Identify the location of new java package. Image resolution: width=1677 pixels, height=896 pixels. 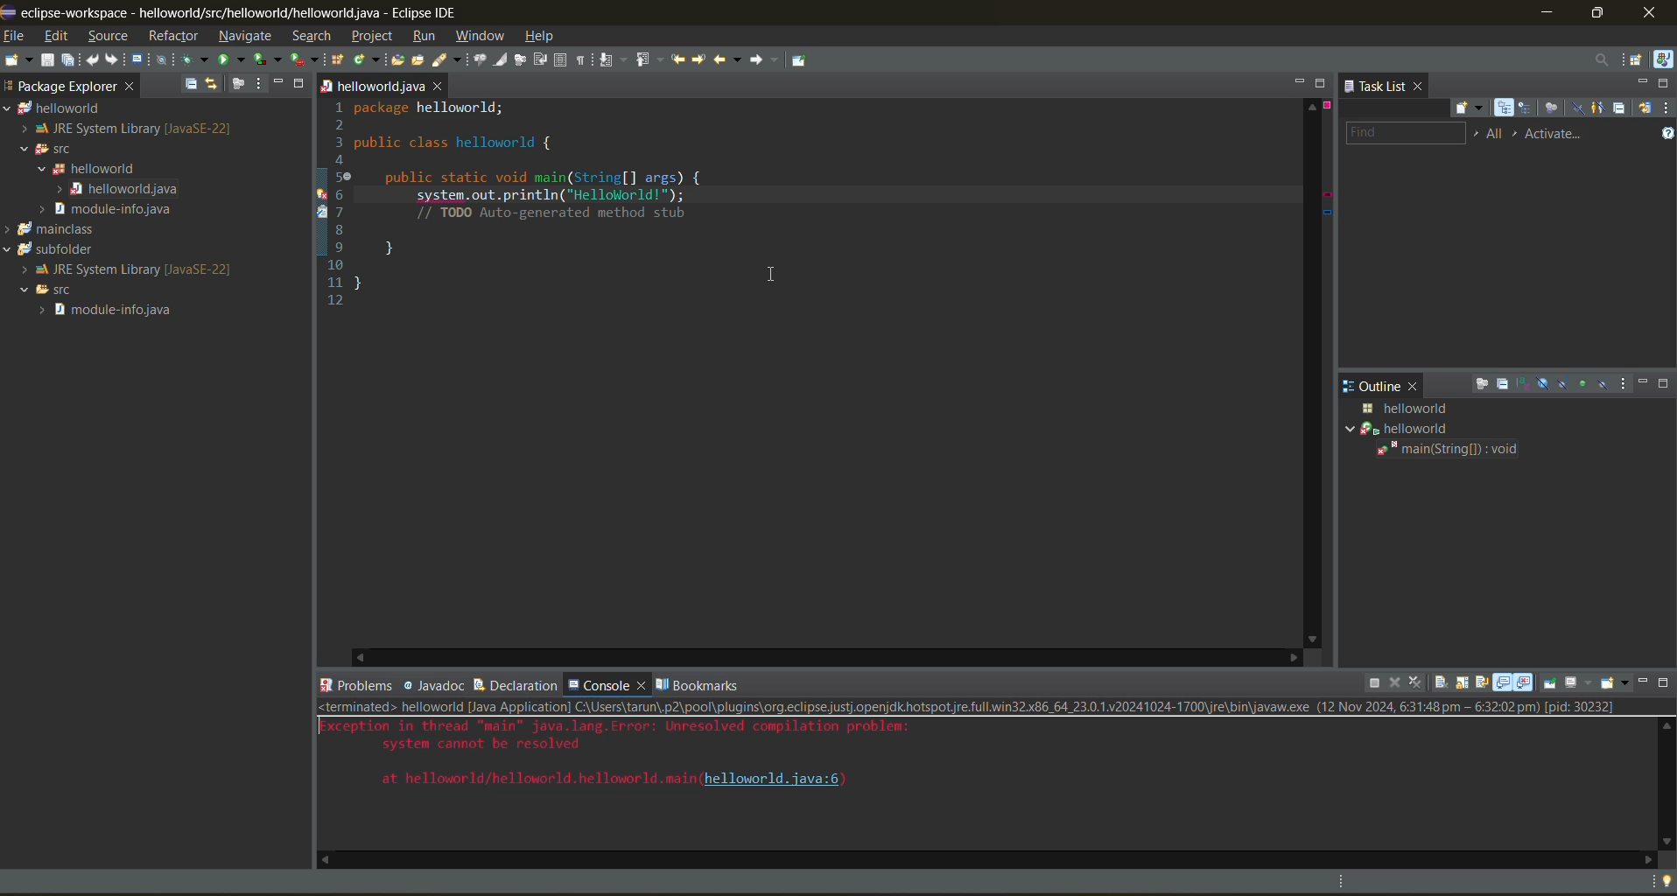
(339, 60).